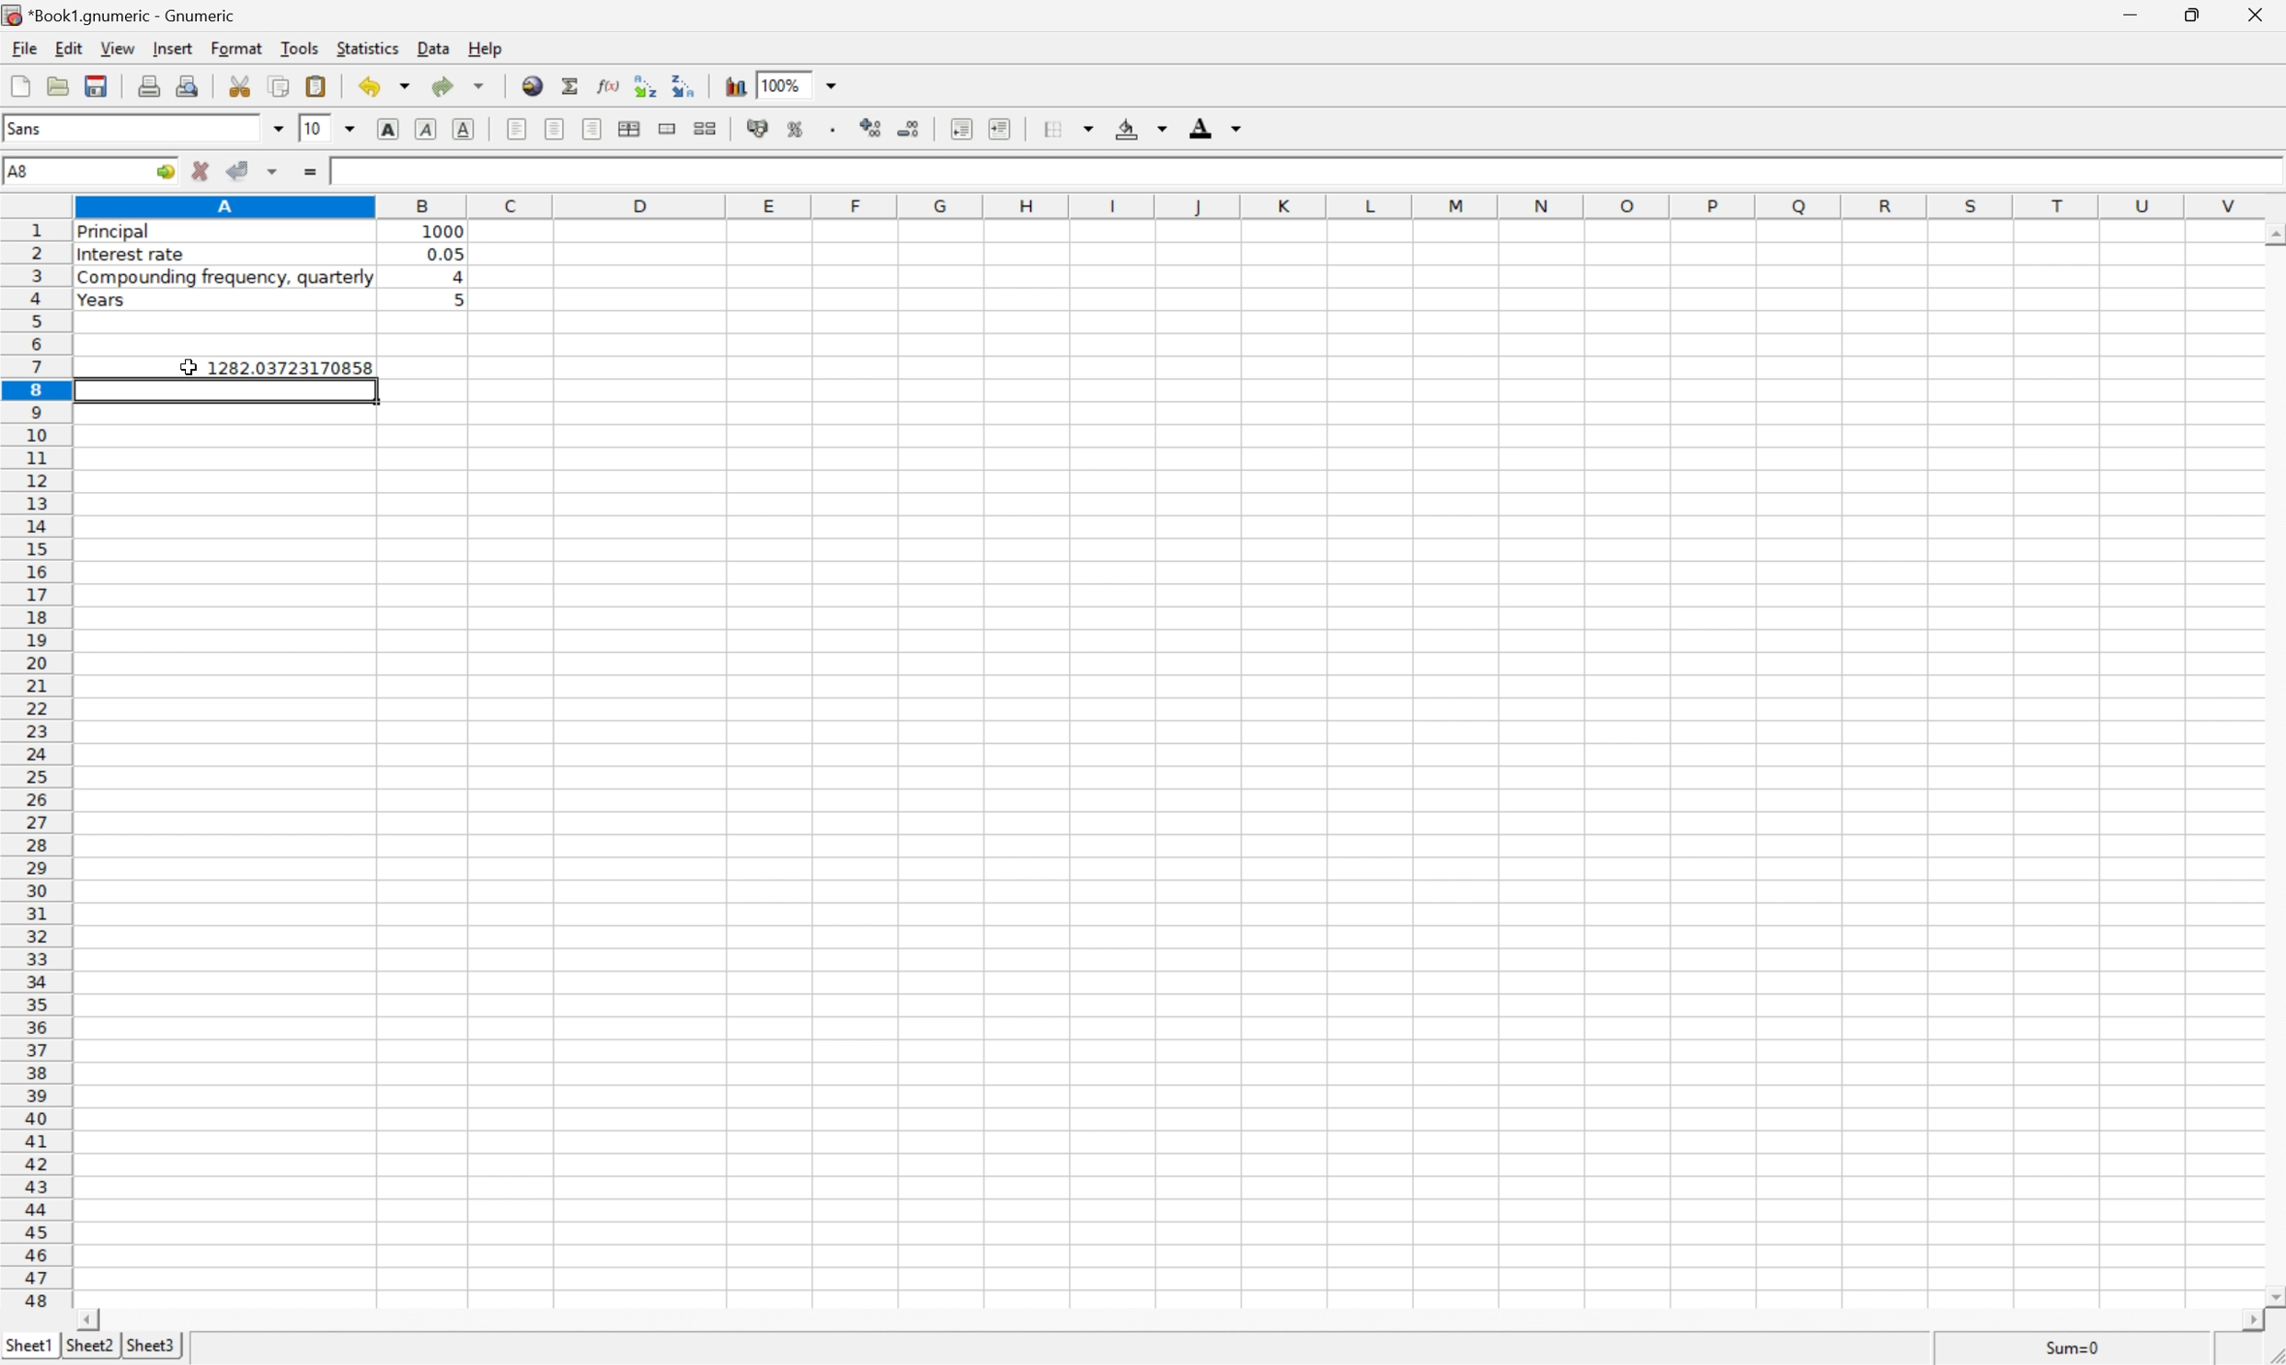 This screenshot has width=2286, height=1365. What do you see at coordinates (351, 131) in the screenshot?
I see `drop down` at bounding box center [351, 131].